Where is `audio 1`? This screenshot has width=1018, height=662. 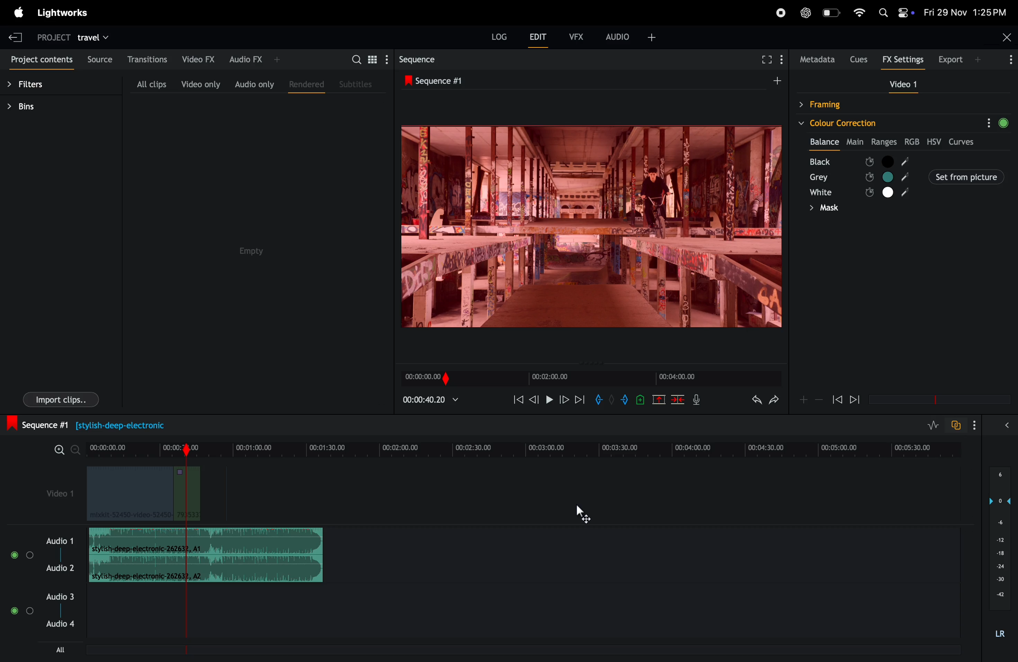 audio 1 is located at coordinates (58, 541).